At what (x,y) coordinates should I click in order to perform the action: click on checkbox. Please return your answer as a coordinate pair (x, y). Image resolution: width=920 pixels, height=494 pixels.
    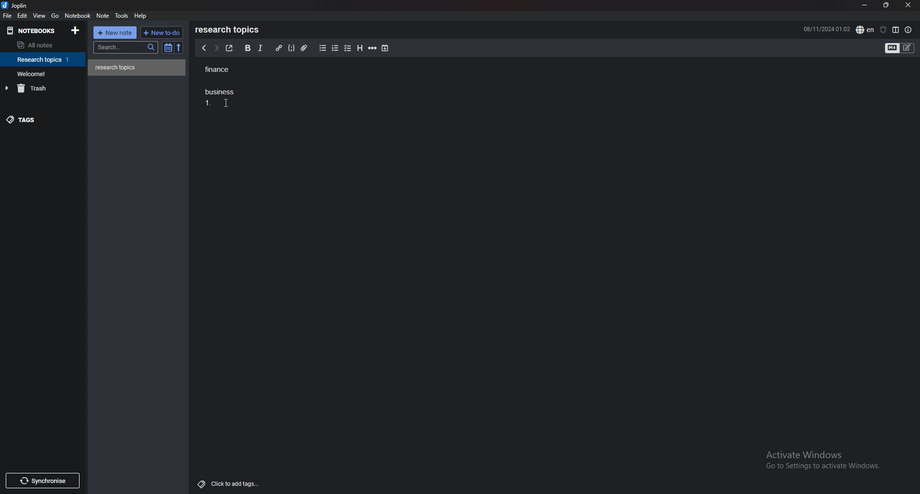
    Looking at the image, I should click on (348, 48).